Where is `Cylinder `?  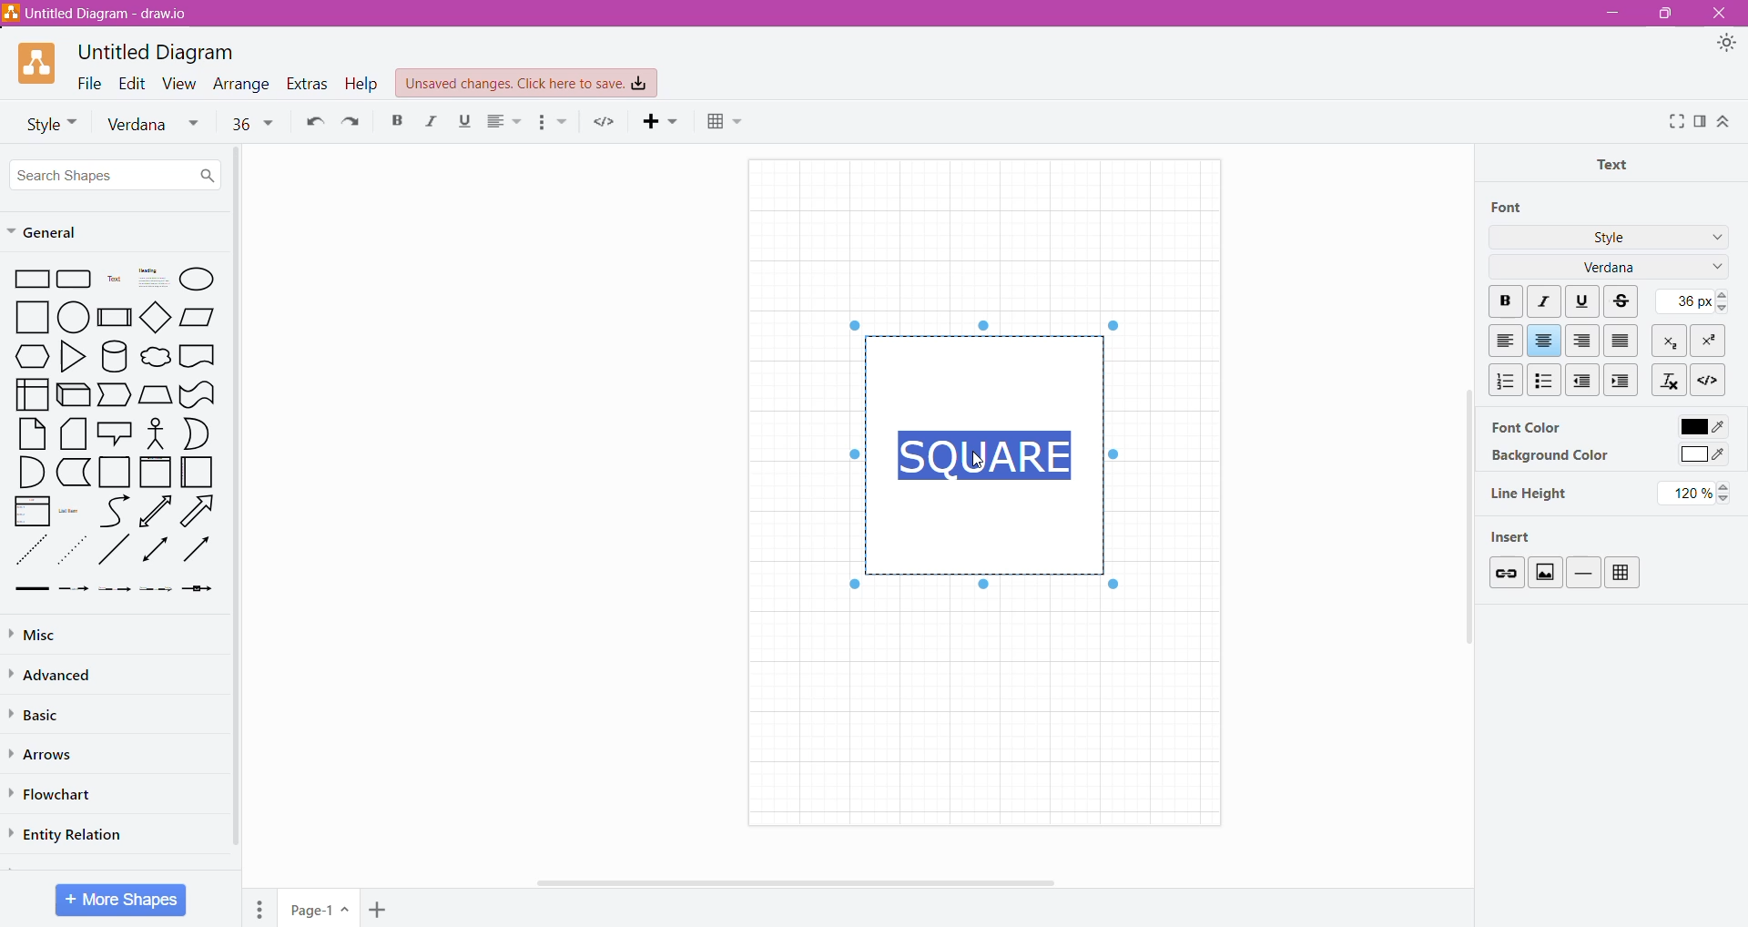 Cylinder  is located at coordinates (115, 356).